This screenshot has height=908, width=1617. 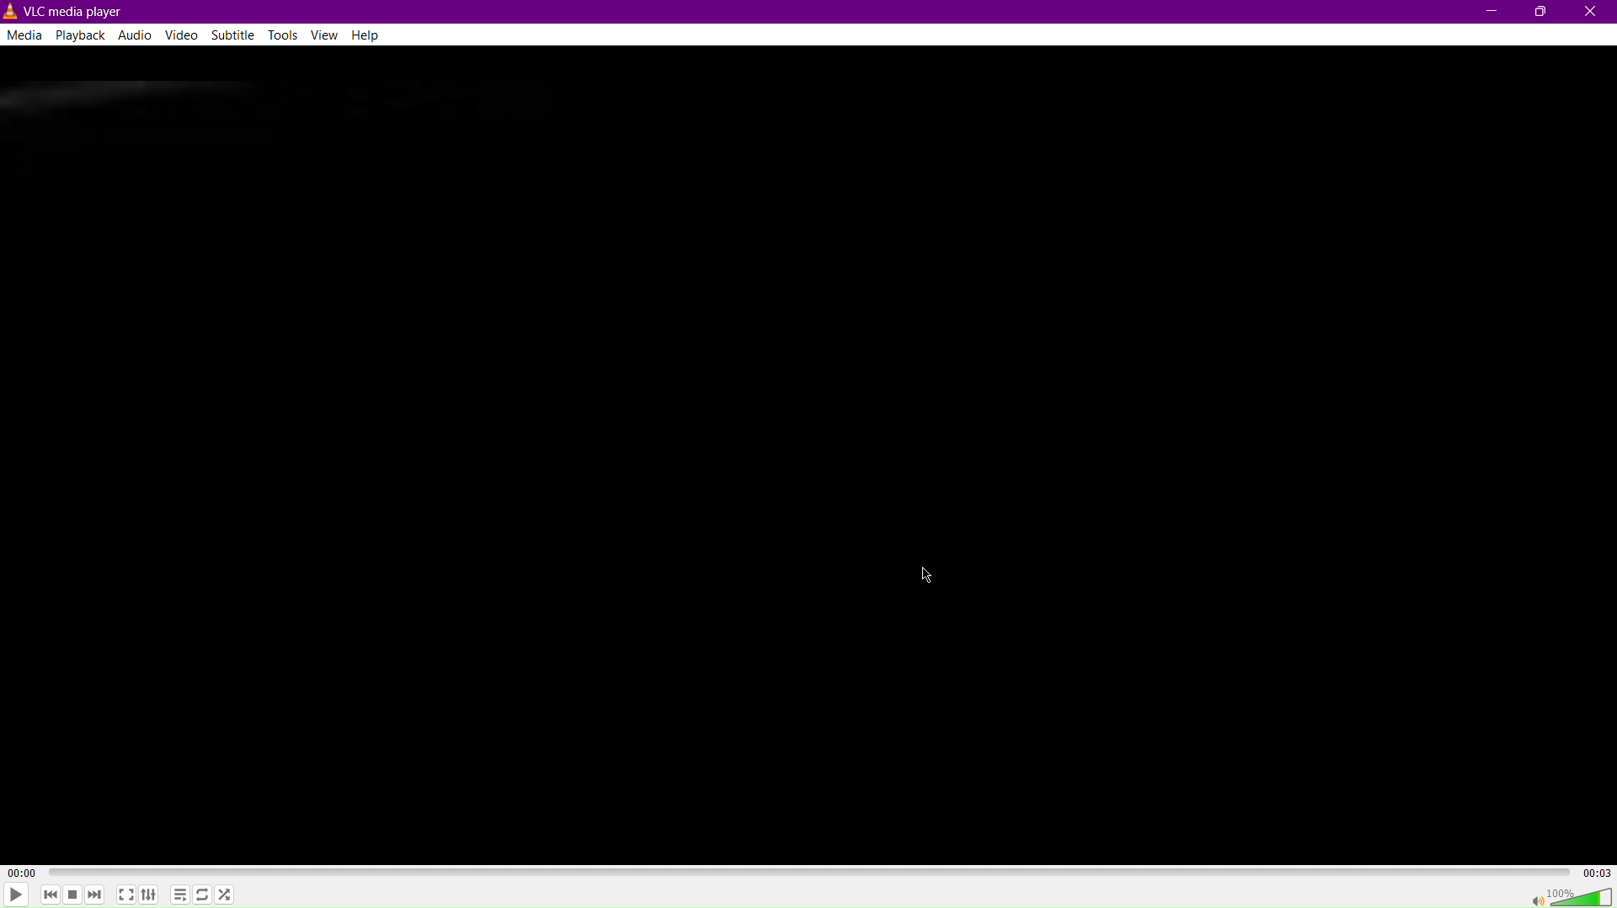 What do you see at coordinates (49, 895) in the screenshot?
I see `skip back` at bounding box center [49, 895].